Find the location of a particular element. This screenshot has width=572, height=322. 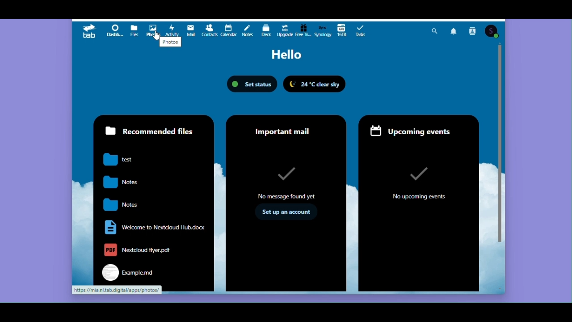

Calendar is located at coordinates (228, 30).